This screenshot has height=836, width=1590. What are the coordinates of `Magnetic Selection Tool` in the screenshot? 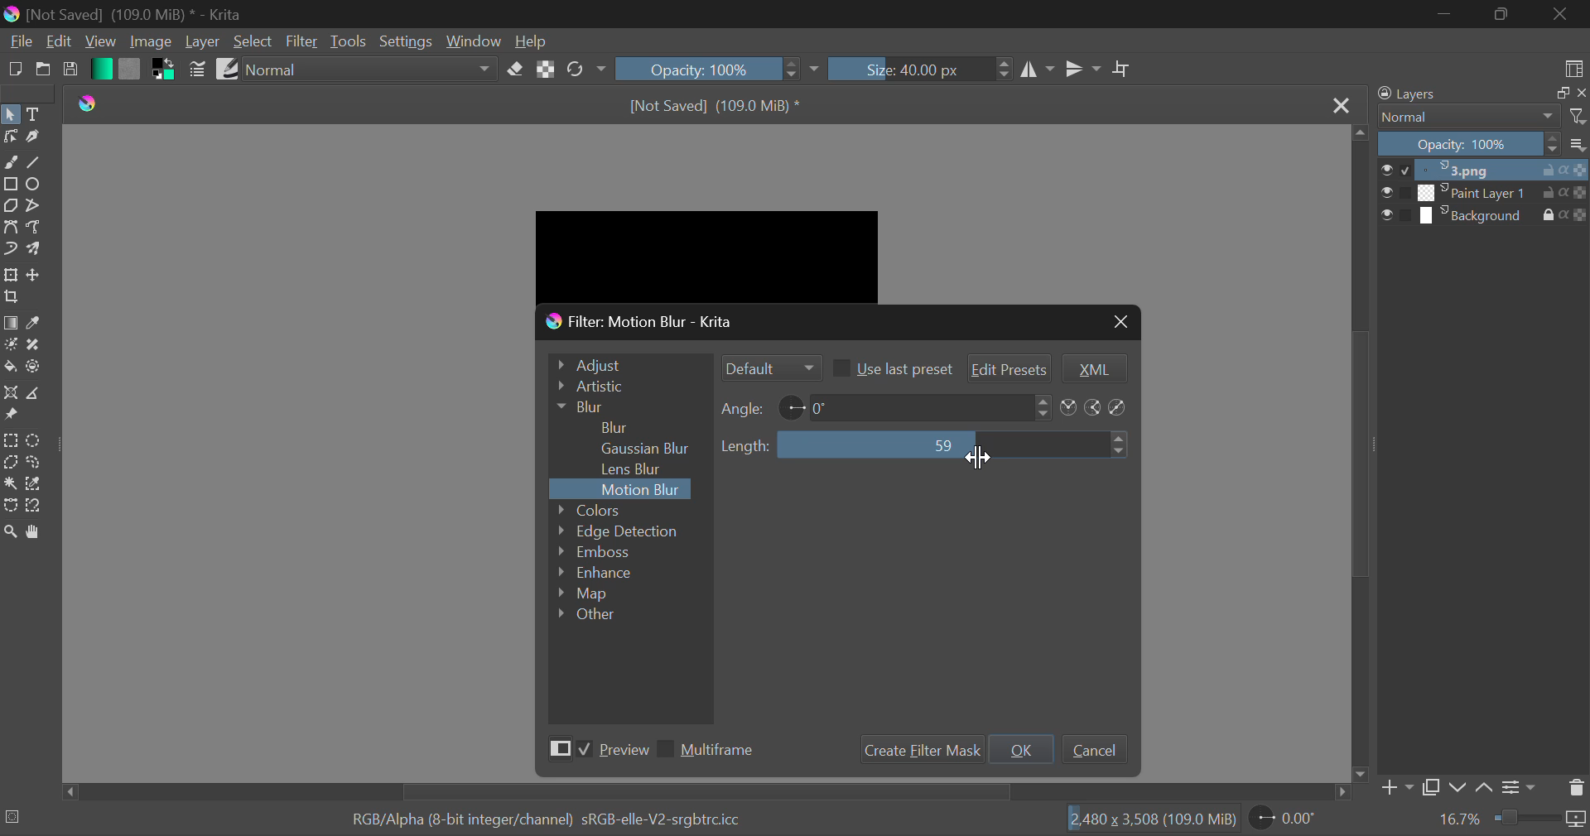 It's located at (35, 509).